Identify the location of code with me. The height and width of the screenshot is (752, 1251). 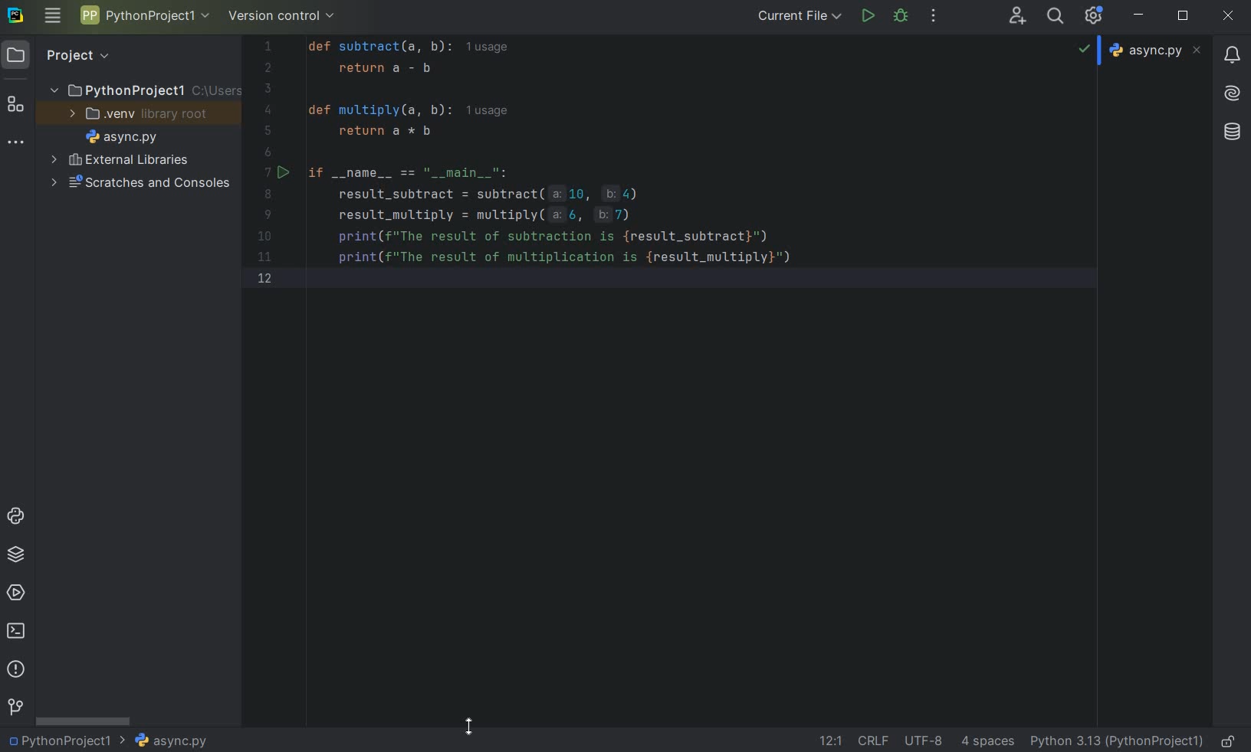
(633, 168).